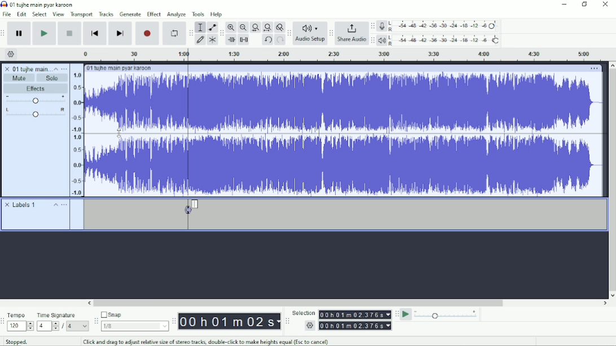 This screenshot has height=346, width=616. I want to click on Fit selection to width, so click(255, 28).